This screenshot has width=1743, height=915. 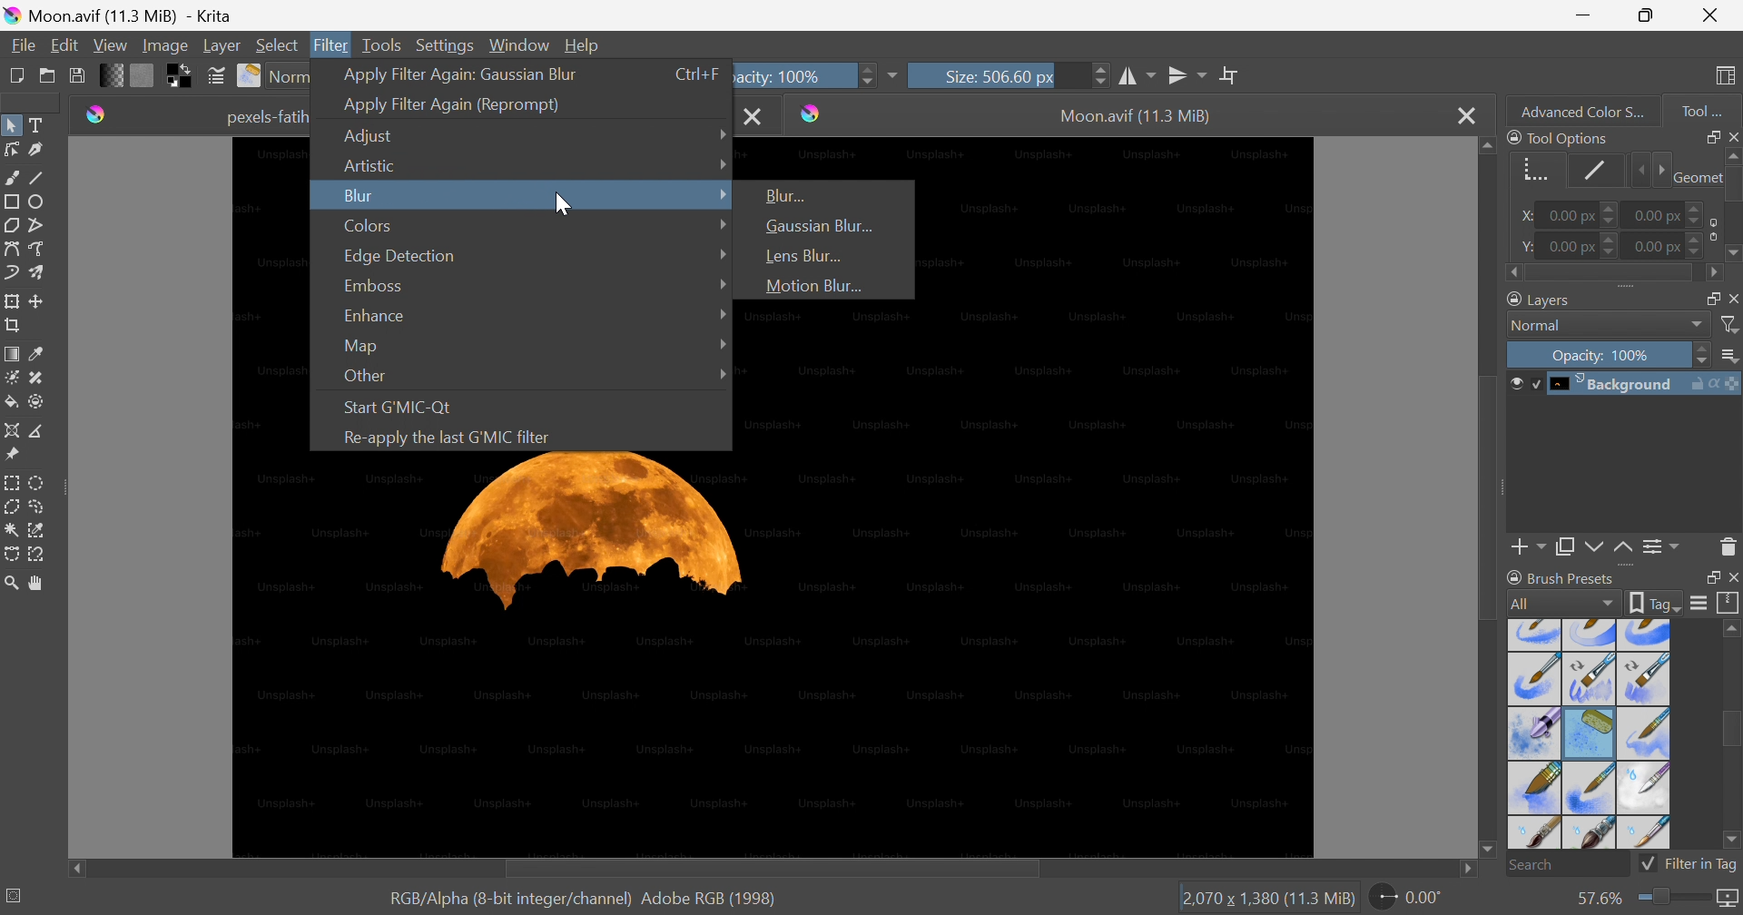 What do you see at coordinates (15, 453) in the screenshot?
I see `Reference Images tool` at bounding box center [15, 453].